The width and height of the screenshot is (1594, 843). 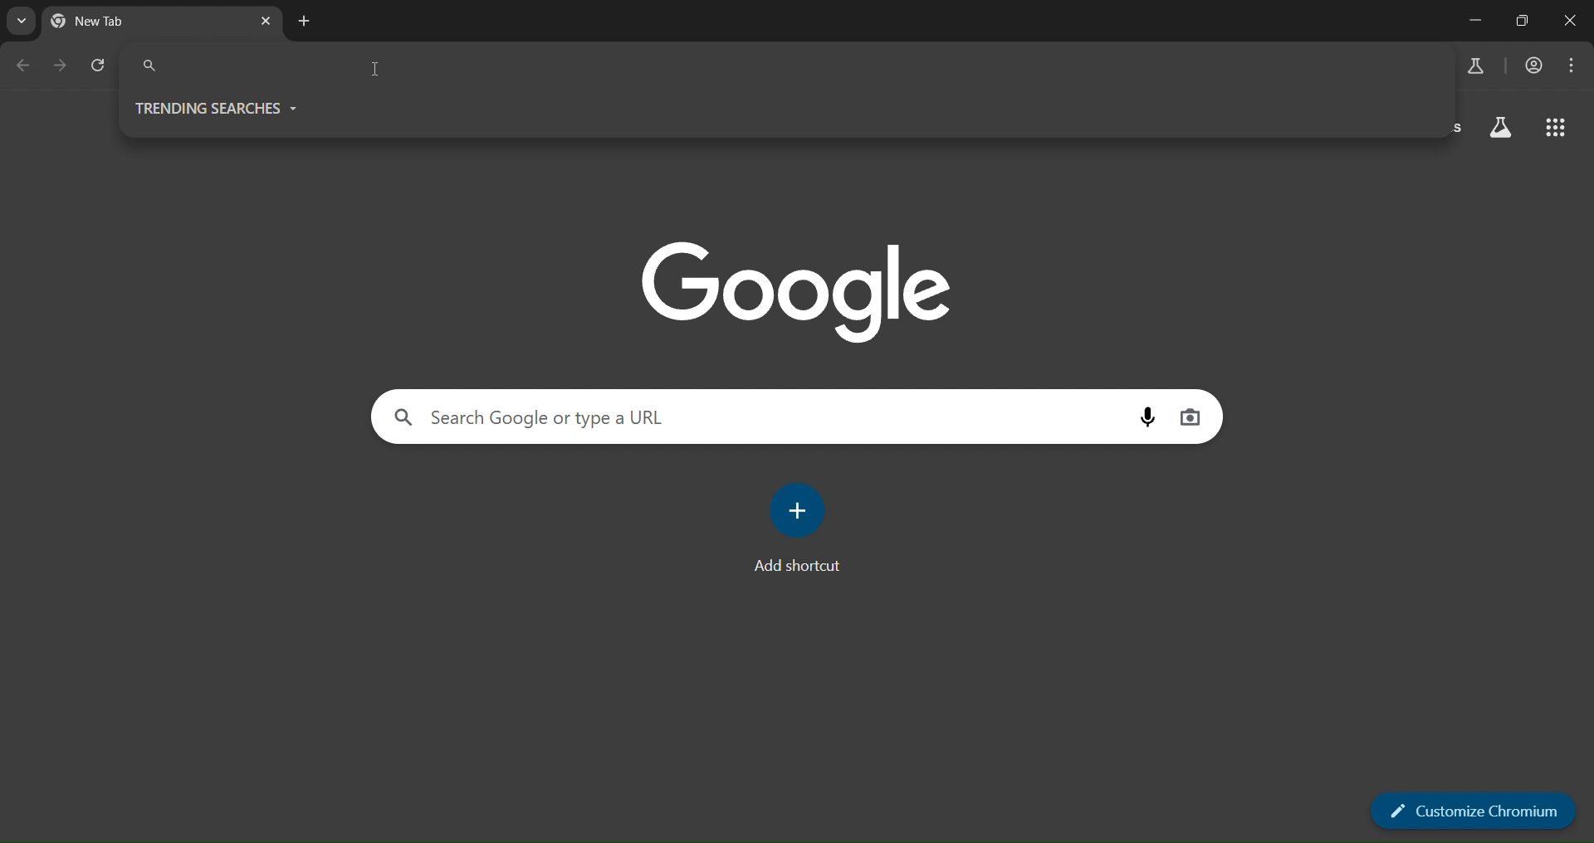 What do you see at coordinates (265, 21) in the screenshot?
I see `close tab` at bounding box center [265, 21].